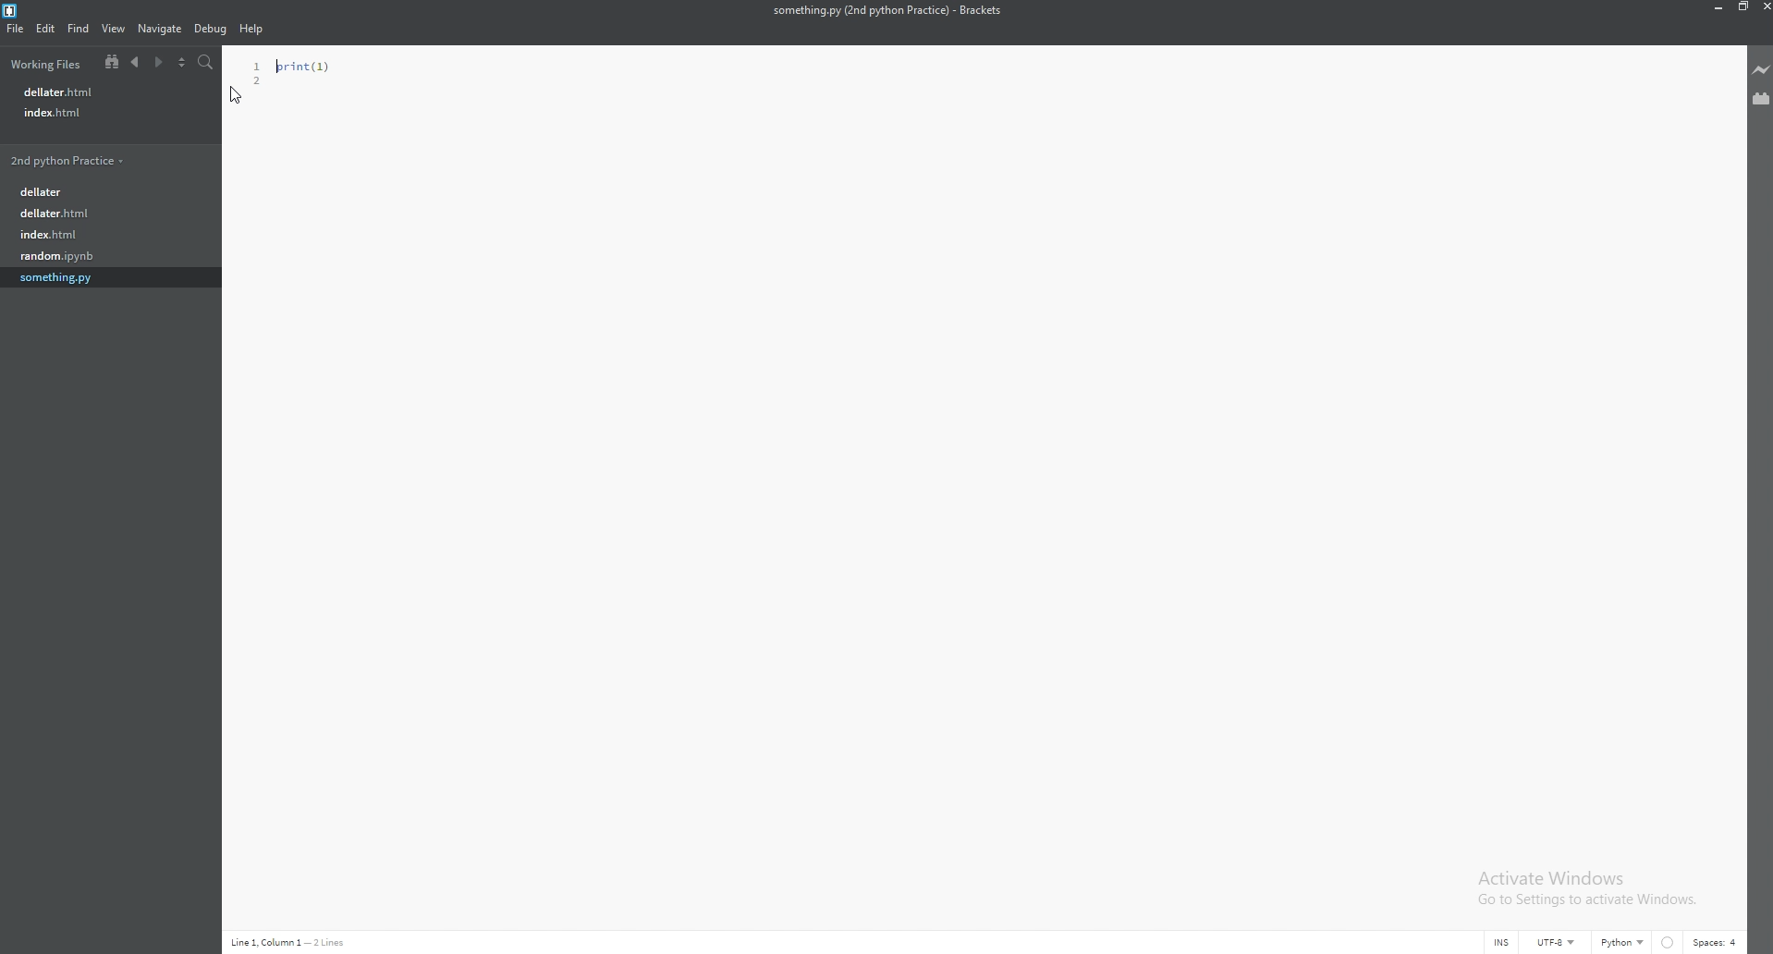  I want to click on file, so click(94, 258).